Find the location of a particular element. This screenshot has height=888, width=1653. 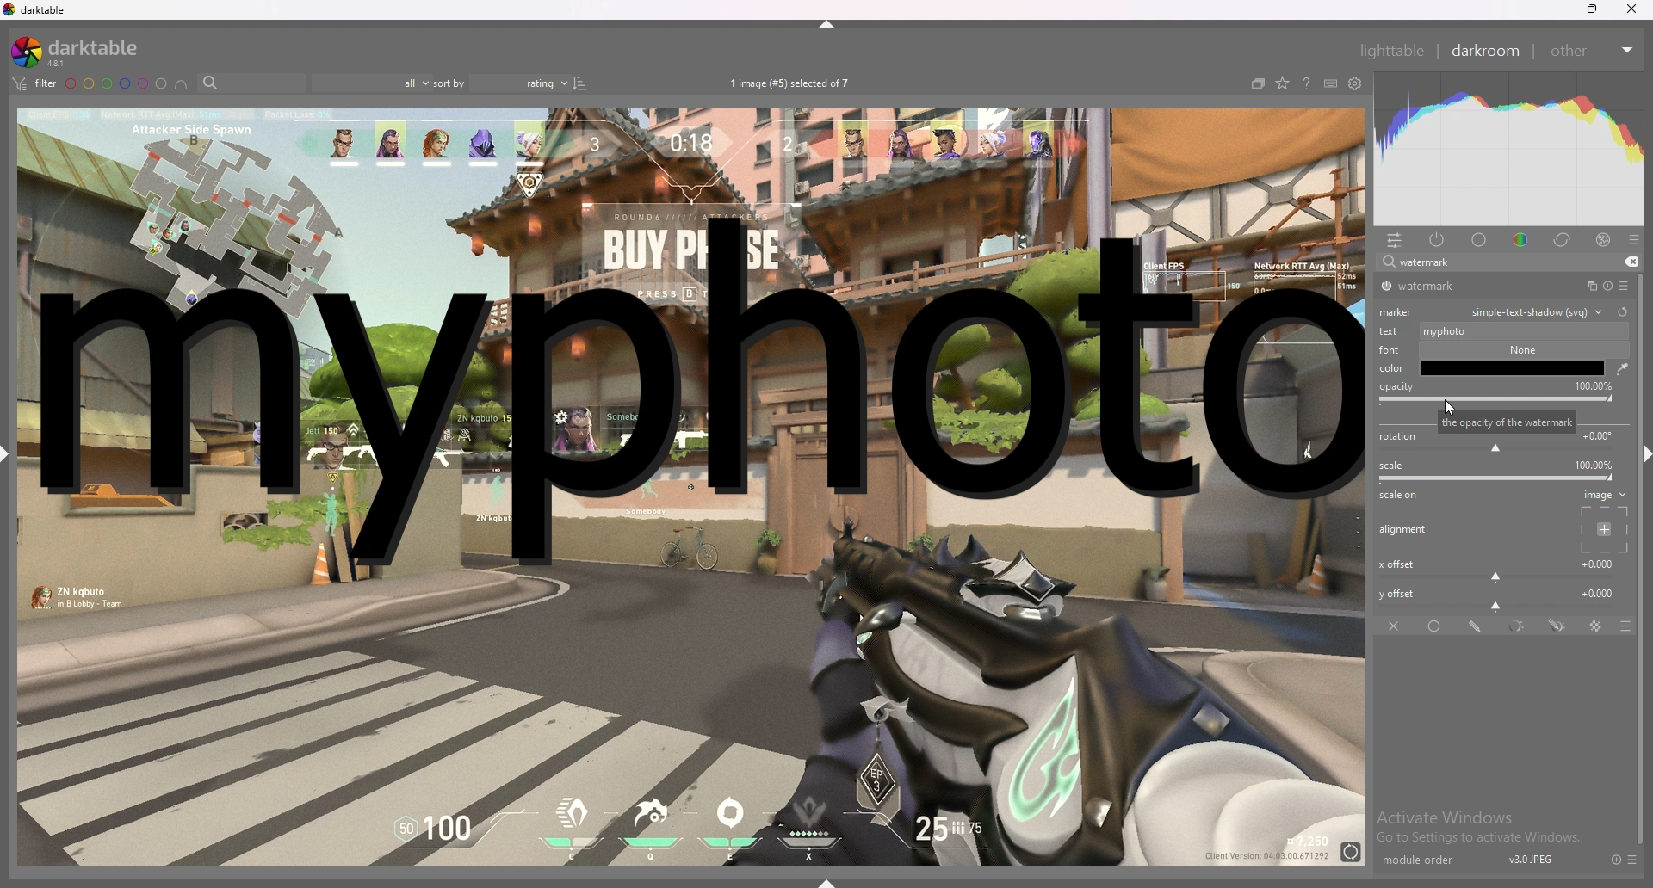

rotation is located at coordinates (1500, 443).